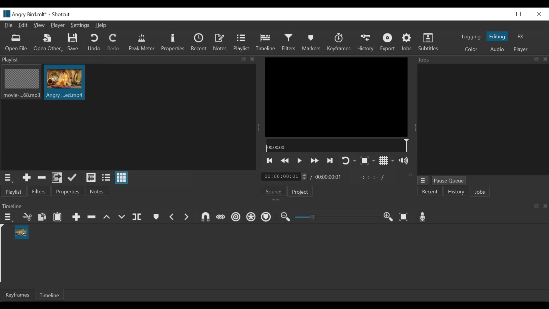  What do you see at coordinates (107, 179) in the screenshot?
I see `View as file` at bounding box center [107, 179].